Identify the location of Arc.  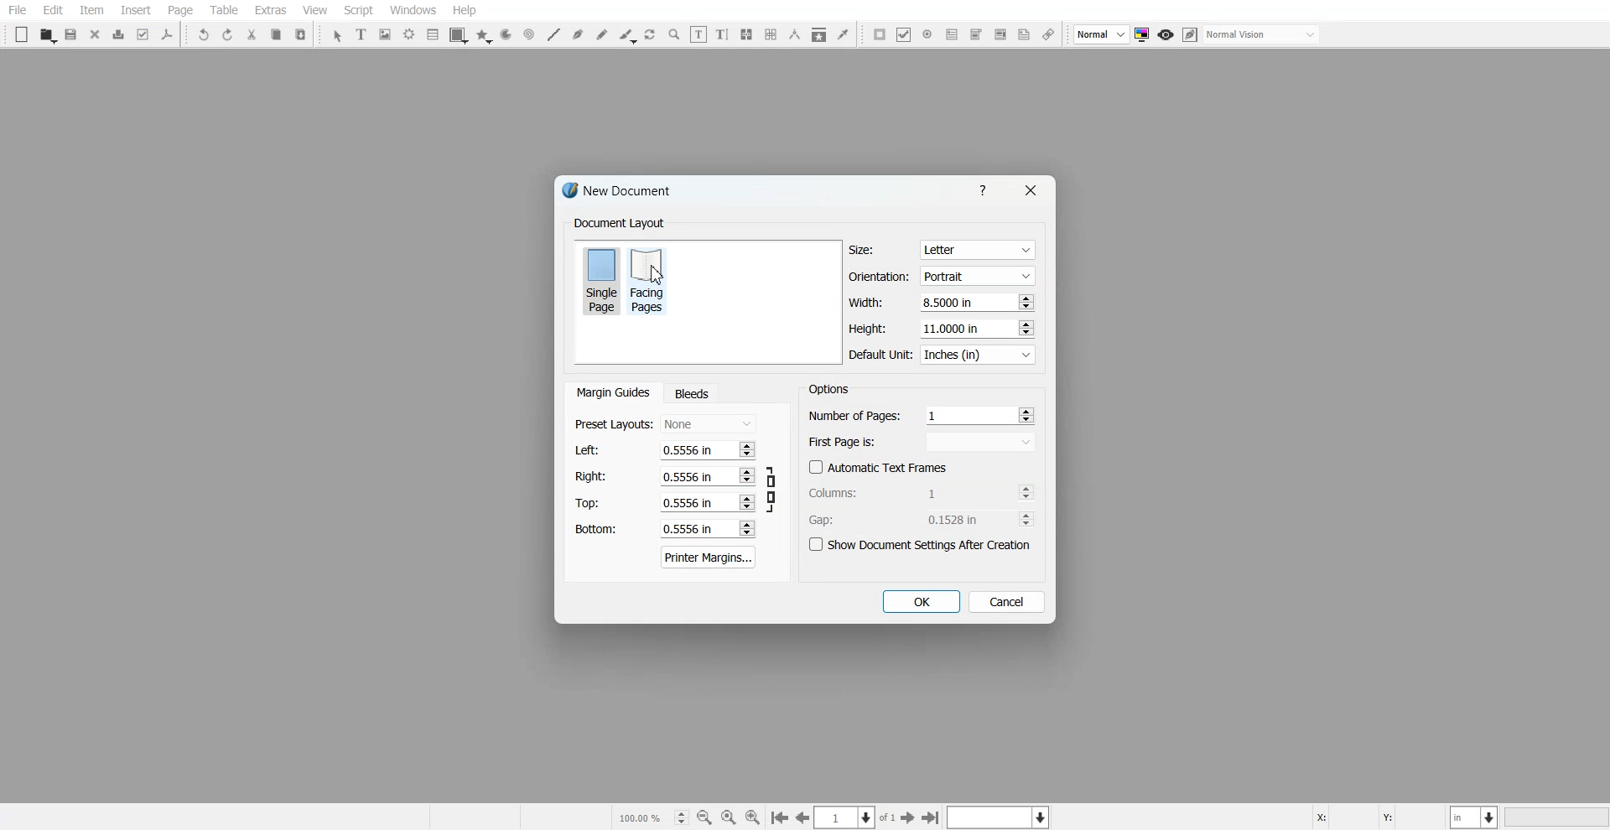
(506, 35).